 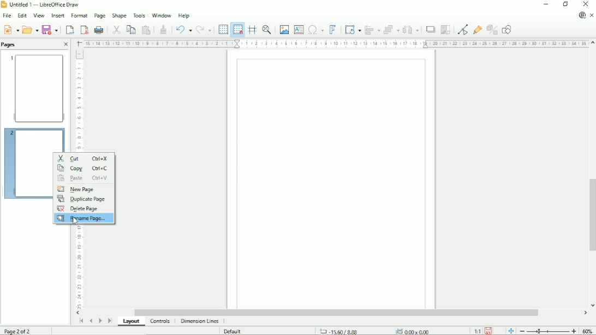 I want to click on Show gluepoint functions, so click(x=478, y=29).